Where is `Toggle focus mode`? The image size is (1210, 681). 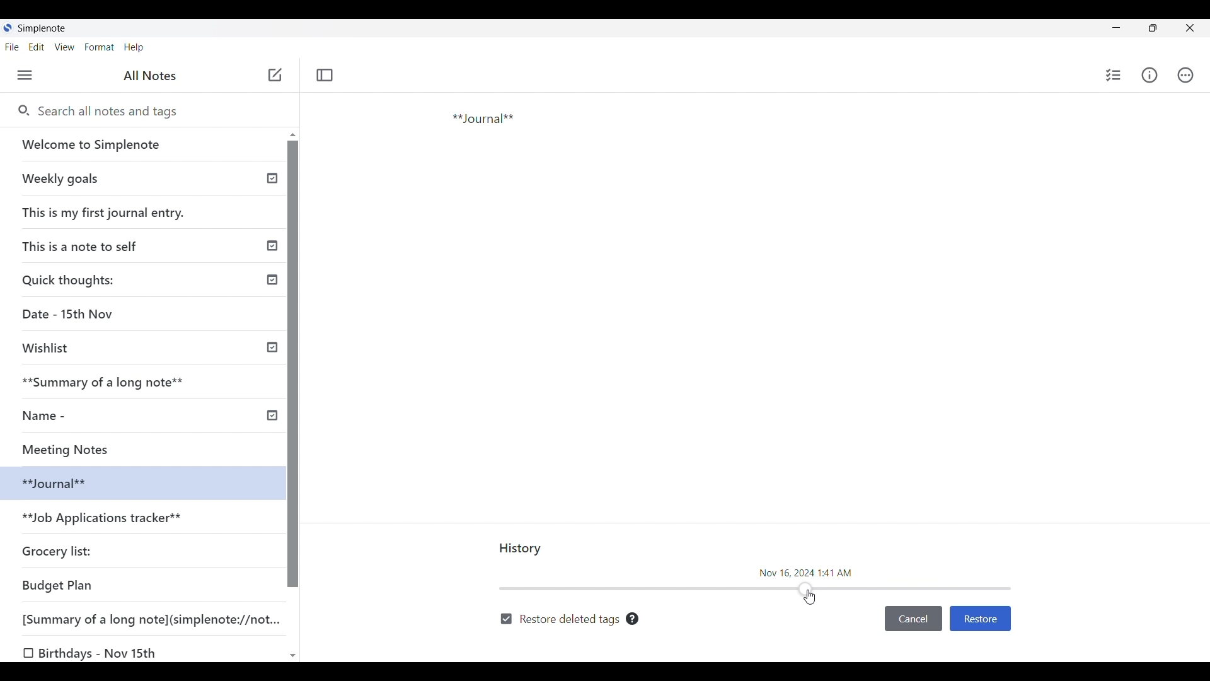 Toggle focus mode is located at coordinates (325, 75).